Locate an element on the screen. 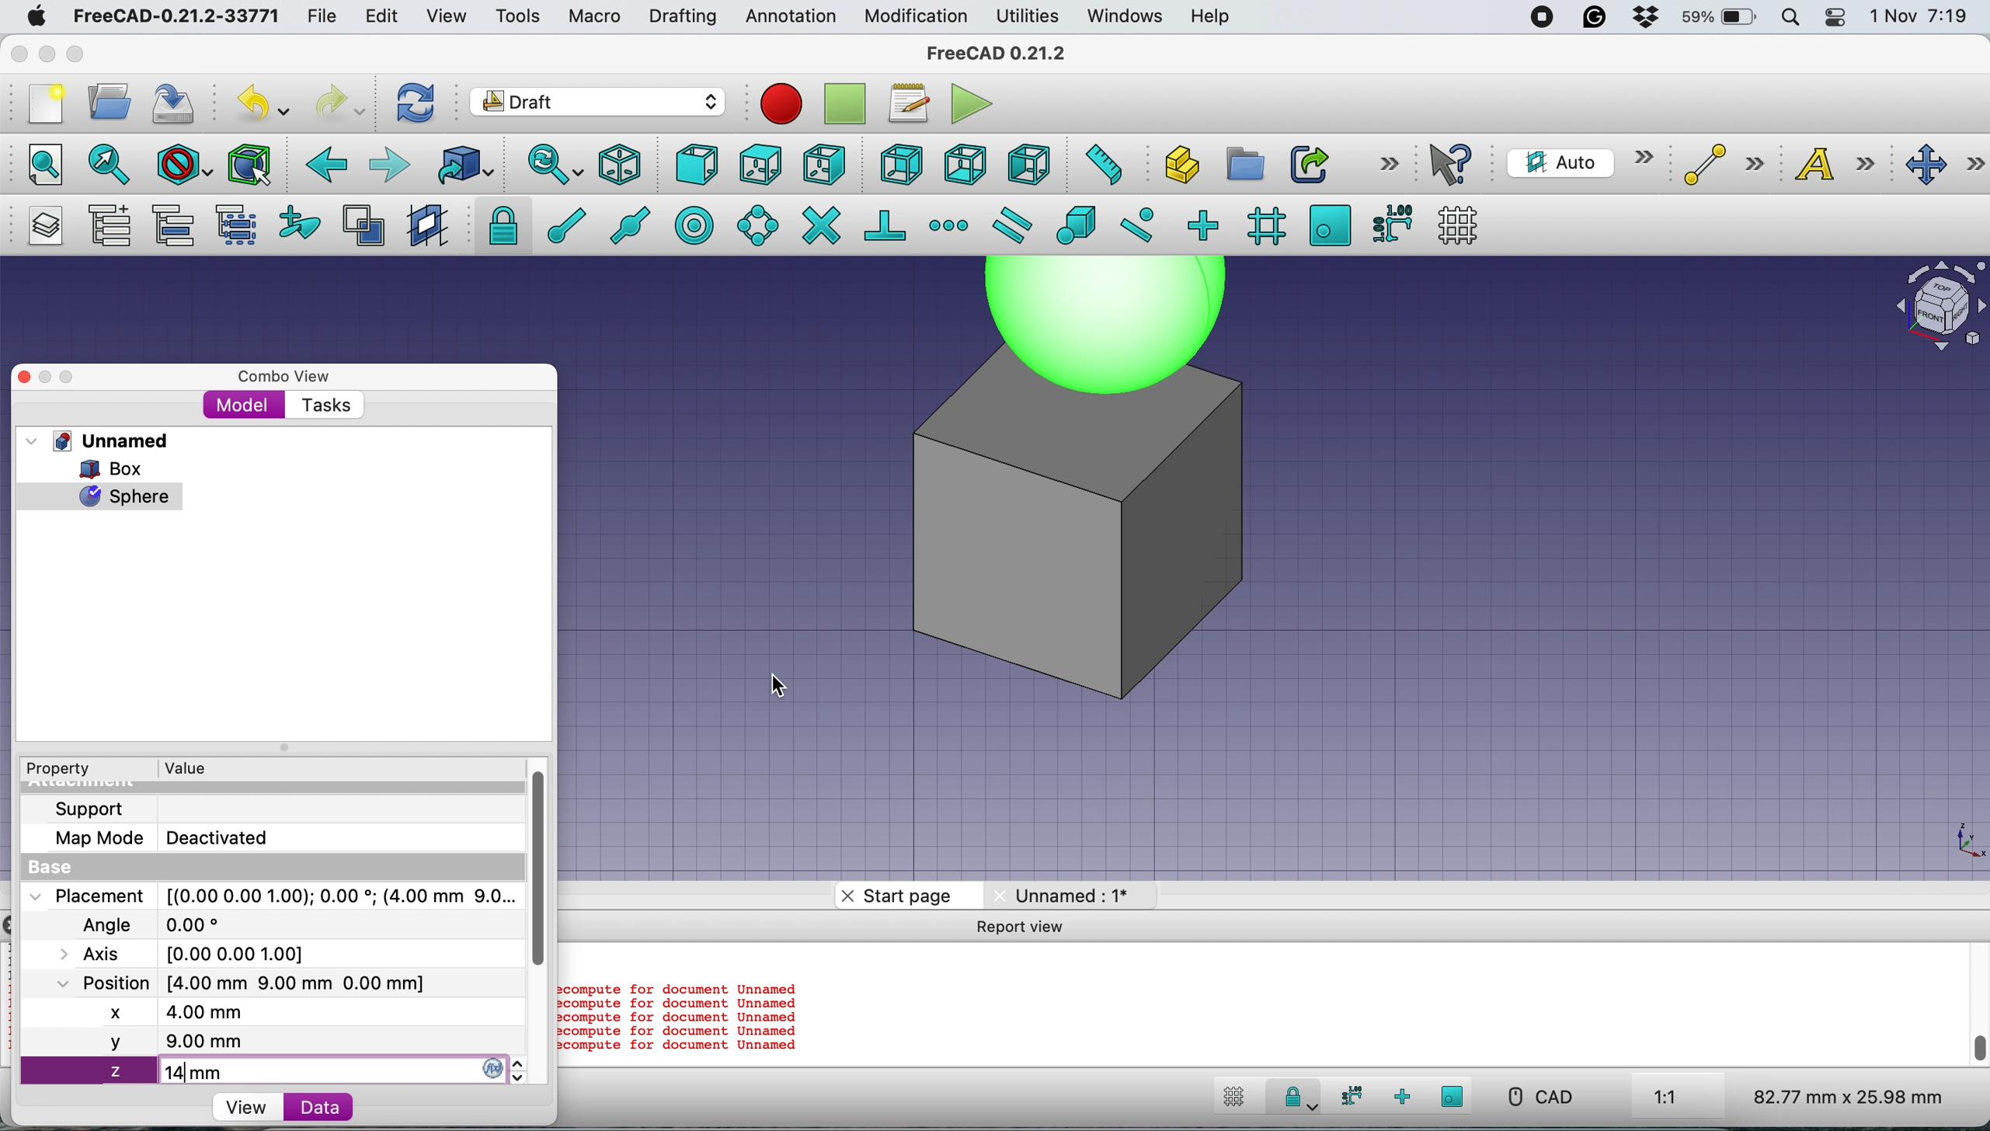 The height and width of the screenshot is (1131, 1990). left is located at coordinates (1028, 165).